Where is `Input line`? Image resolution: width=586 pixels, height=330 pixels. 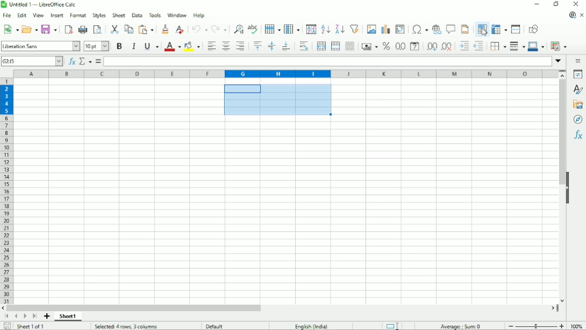 Input line is located at coordinates (327, 61).